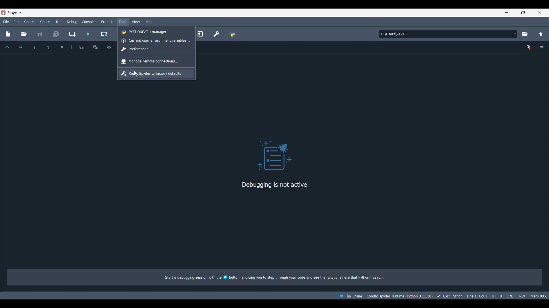 The width and height of the screenshot is (549, 308). Describe the element at coordinates (510, 296) in the screenshot. I see `crlf` at that location.